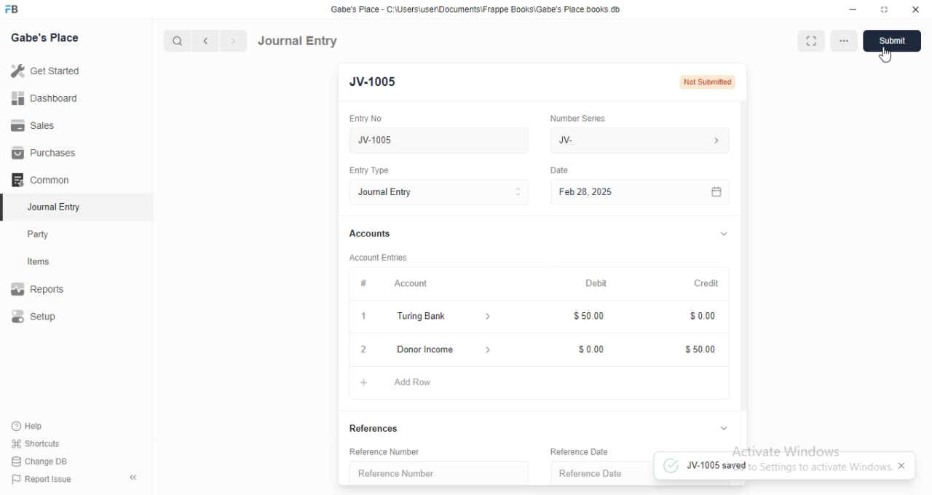  Describe the element at coordinates (724, 428) in the screenshot. I see `collapse` at that location.